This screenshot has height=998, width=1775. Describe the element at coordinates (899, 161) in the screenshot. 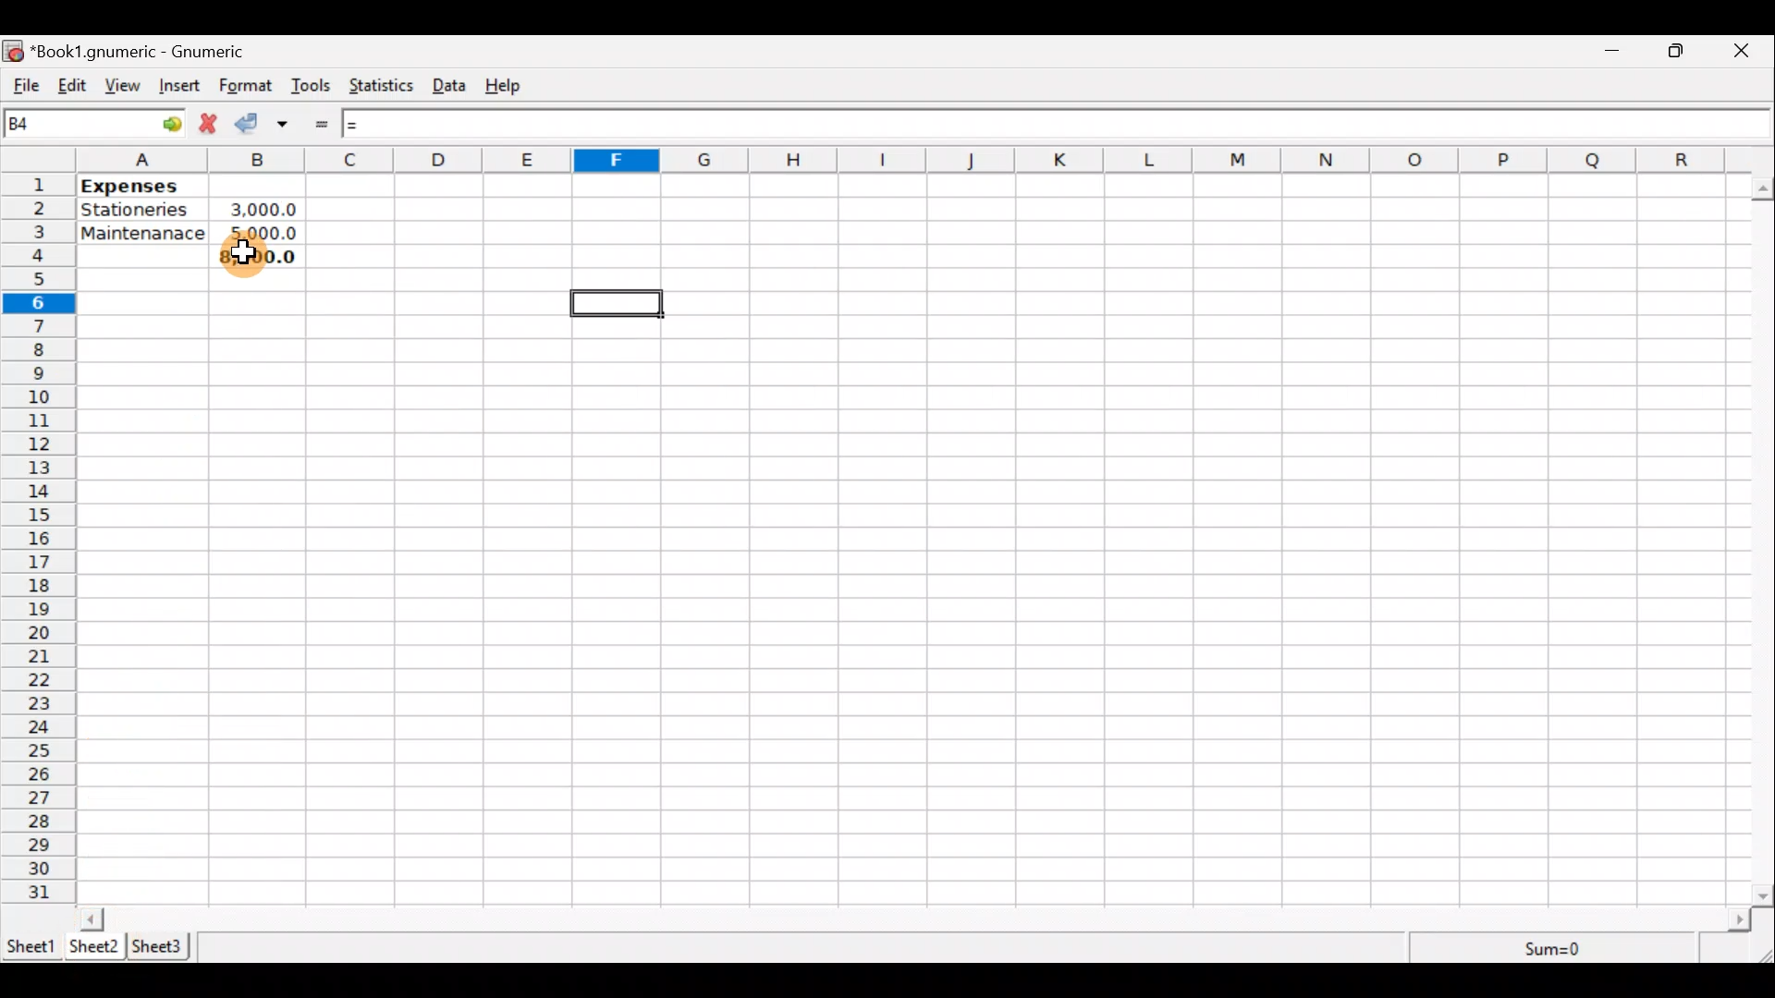

I see `alphabets row` at that location.